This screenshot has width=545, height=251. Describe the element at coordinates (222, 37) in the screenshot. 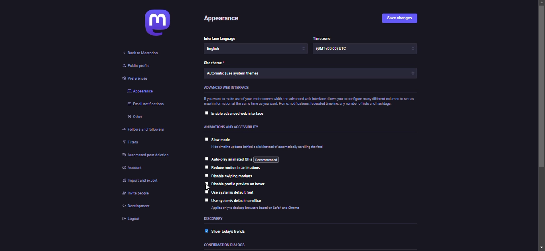

I see `language` at that location.